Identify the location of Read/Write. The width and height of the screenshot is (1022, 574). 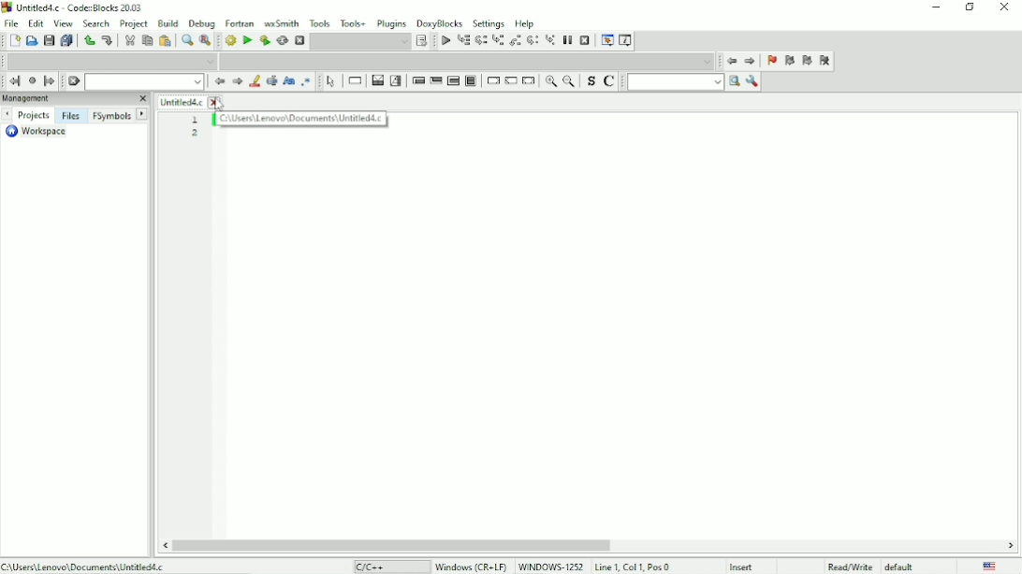
(849, 567).